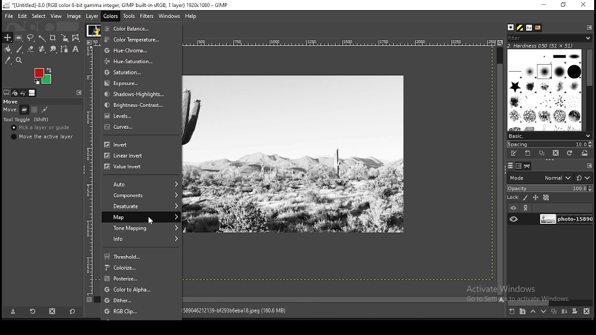 The width and height of the screenshot is (596, 335). What do you see at coordinates (53, 37) in the screenshot?
I see `crop tool` at bounding box center [53, 37].